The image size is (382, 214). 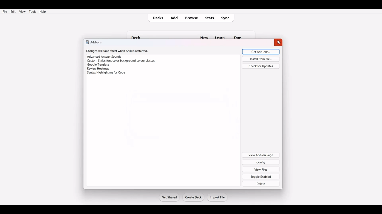 What do you see at coordinates (260, 51) in the screenshot?
I see `Get Add-ons` at bounding box center [260, 51].